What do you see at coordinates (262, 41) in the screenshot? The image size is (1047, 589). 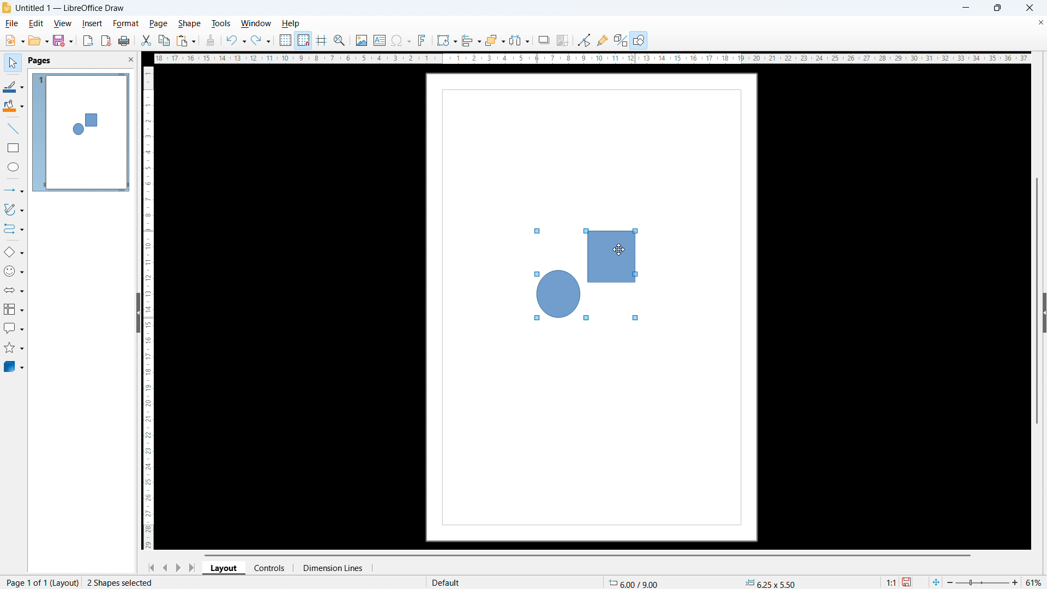 I see `redo` at bounding box center [262, 41].